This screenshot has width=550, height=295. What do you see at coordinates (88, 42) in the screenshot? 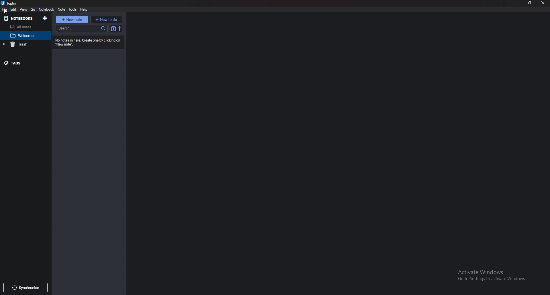
I see `Info` at bounding box center [88, 42].